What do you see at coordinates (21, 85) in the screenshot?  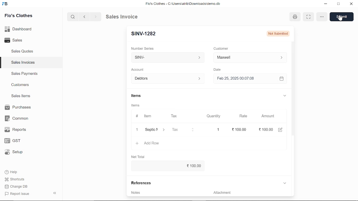 I see `Customers` at bounding box center [21, 85].